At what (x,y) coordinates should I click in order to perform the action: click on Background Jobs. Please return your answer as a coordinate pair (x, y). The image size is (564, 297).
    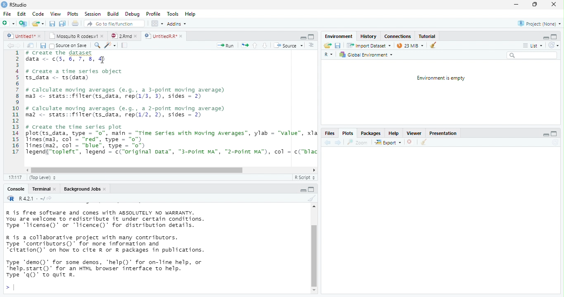
    Looking at the image, I should click on (81, 189).